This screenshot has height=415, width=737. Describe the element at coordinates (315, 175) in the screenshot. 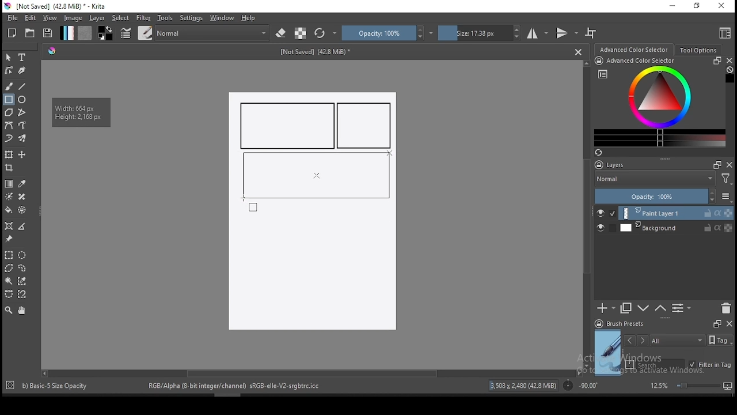

I see `active rectangle` at that location.